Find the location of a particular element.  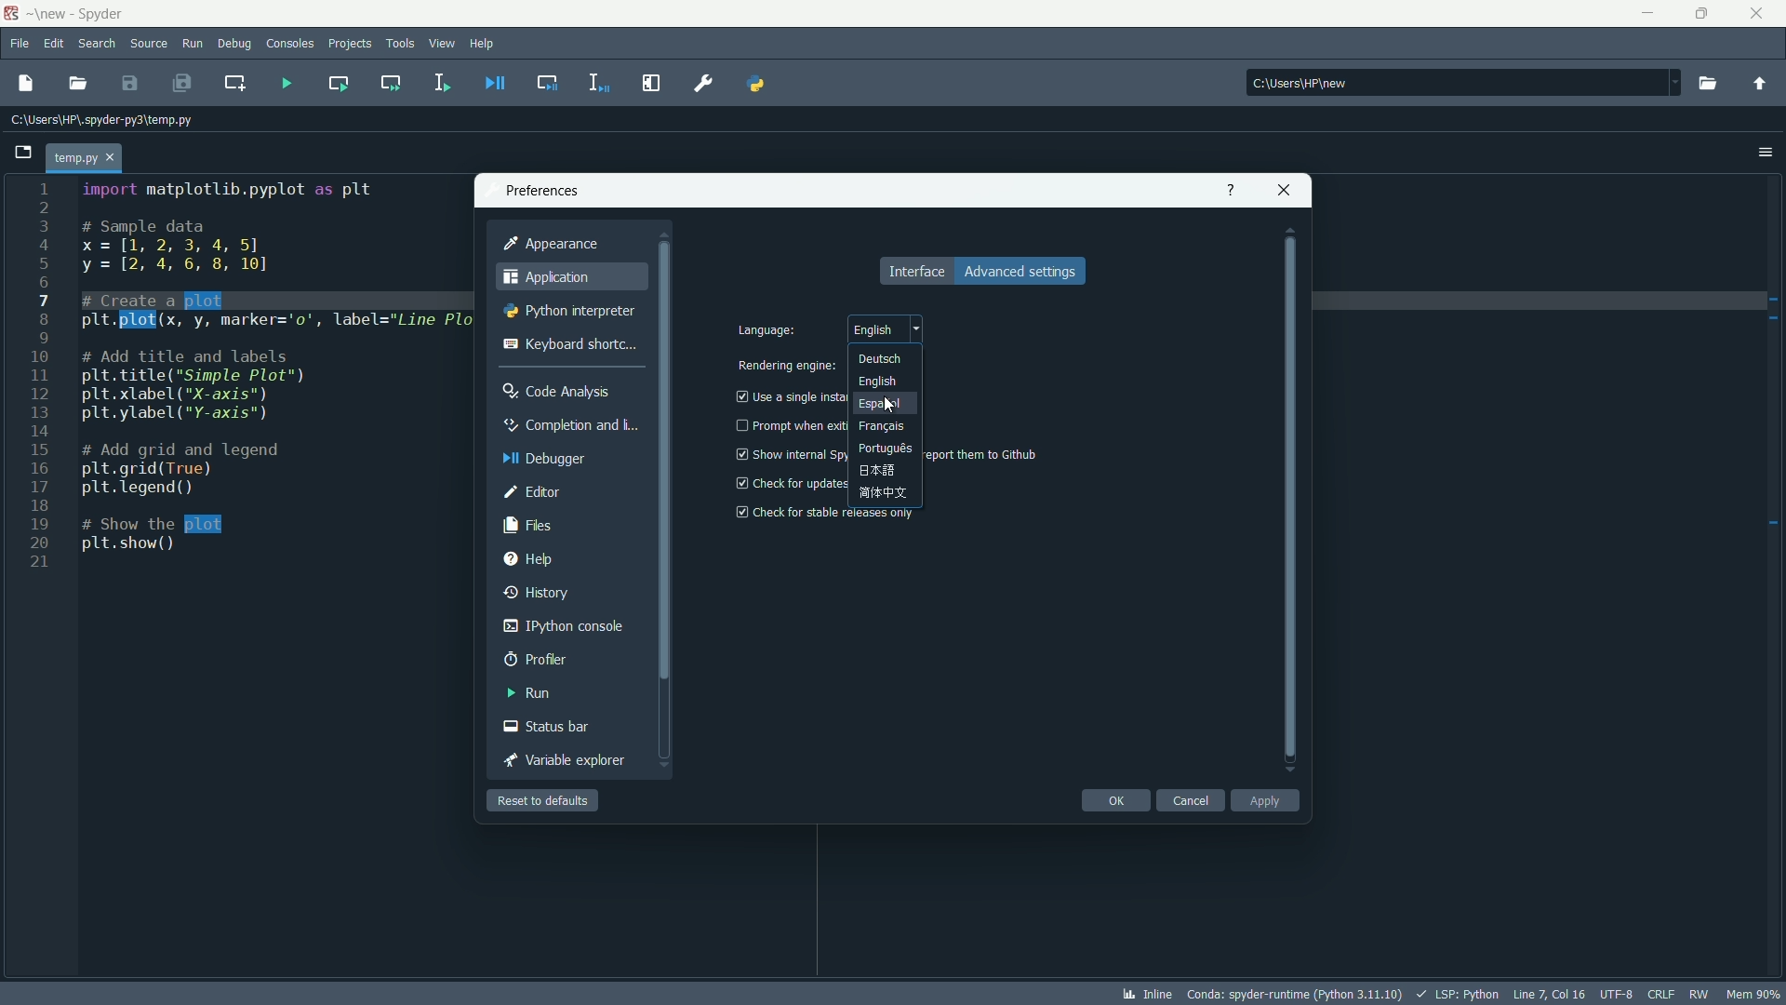

options is located at coordinates (1762, 152).